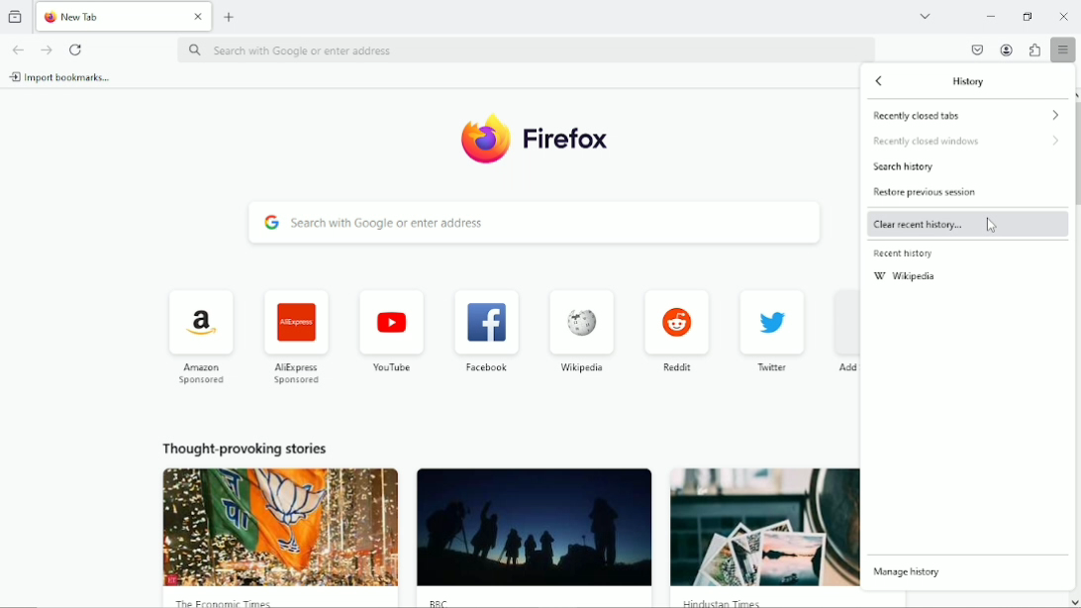  Describe the element at coordinates (524, 50) in the screenshot. I see `Search with google or enter address` at that location.